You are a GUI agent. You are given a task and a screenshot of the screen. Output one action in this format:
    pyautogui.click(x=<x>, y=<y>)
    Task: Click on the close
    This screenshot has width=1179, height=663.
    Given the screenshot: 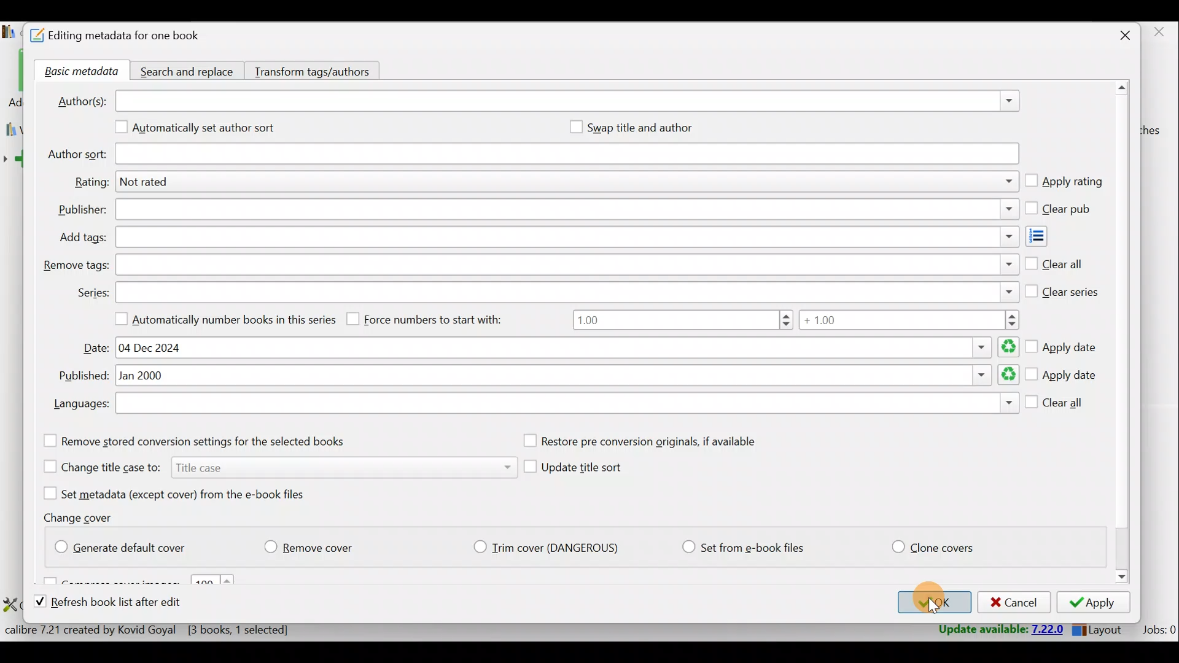 What is the action you would take?
    pyautogui.click(x=1158, y=33)
    